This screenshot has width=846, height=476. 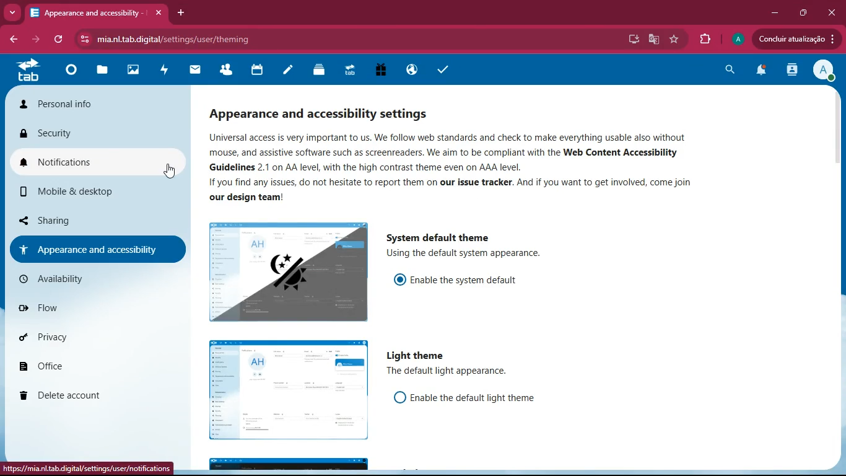 What do you see at coordinates (385, 71) in the screenshot?
I see `gift` at bounding box center [385, 71].